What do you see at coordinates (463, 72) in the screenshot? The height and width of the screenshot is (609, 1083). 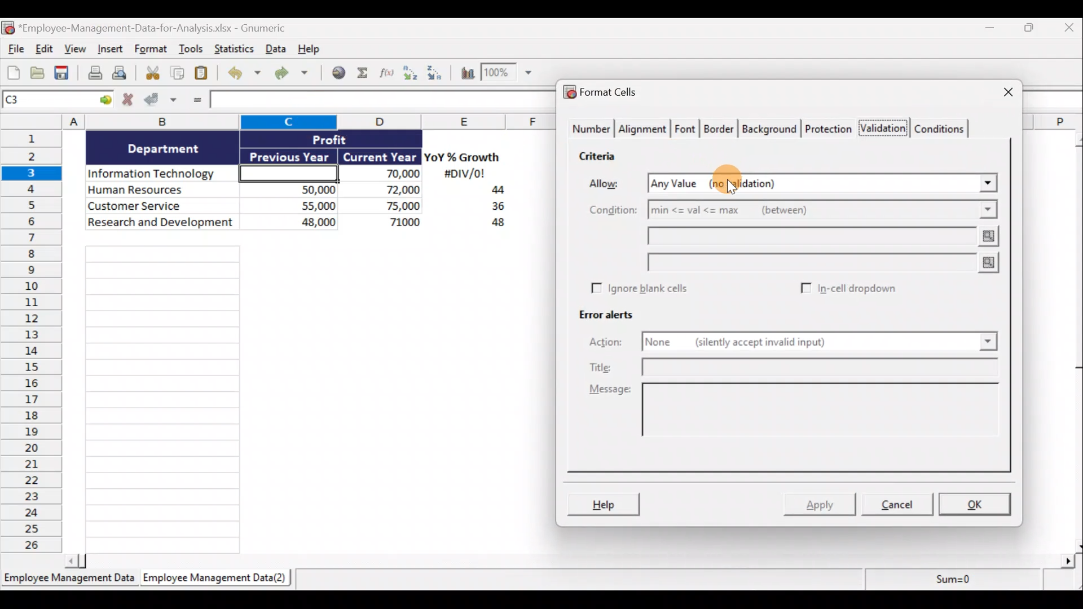 I see `Insert a chart` at bounding box center [463, 72].